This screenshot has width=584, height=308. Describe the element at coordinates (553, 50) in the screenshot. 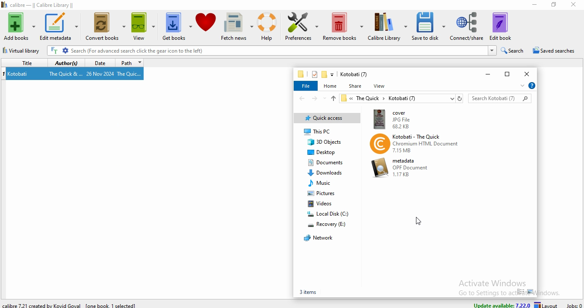

I see ` saved searches` at that location.